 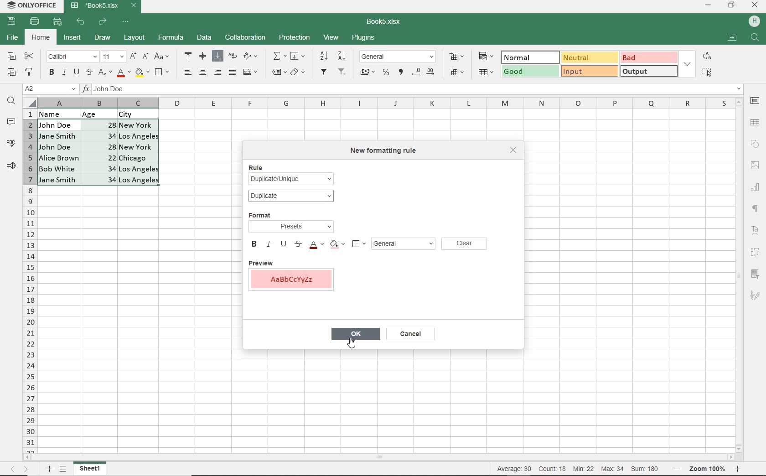 I want to click on SIGNATURE, so click(x=755, y=295).